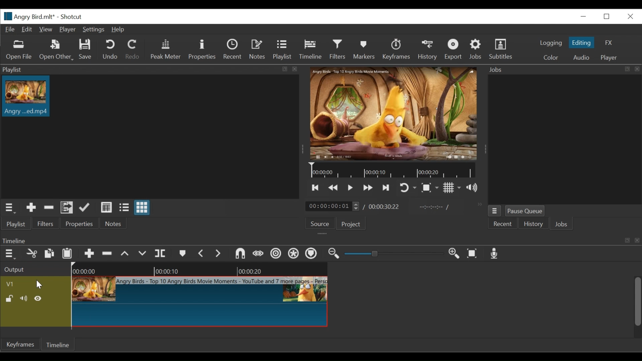 The height and width of the screenshot is (361, 642). I want to click on , so click(45, 30).